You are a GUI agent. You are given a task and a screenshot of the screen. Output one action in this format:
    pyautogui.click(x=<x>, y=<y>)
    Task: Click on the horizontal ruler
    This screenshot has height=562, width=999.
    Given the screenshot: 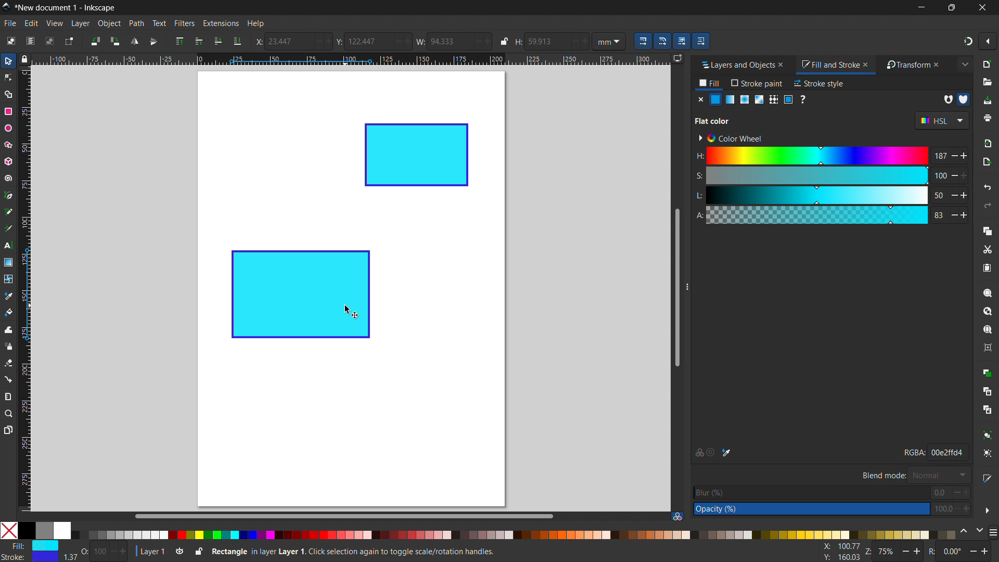 What is the action you would take?
    pyautogui.click(x=350, y=60)
    